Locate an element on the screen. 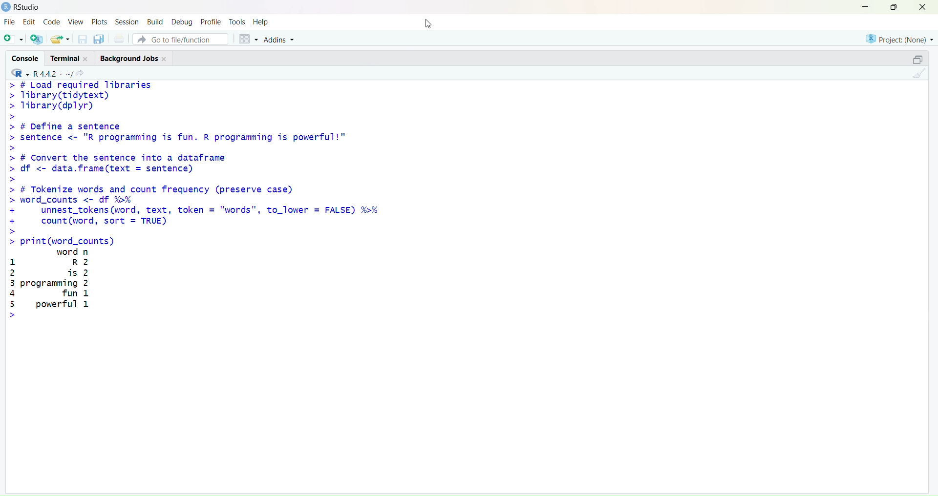 Image resolution: width=938 pixels, height=496 pixels. profile is located at coordinates (211, 22).